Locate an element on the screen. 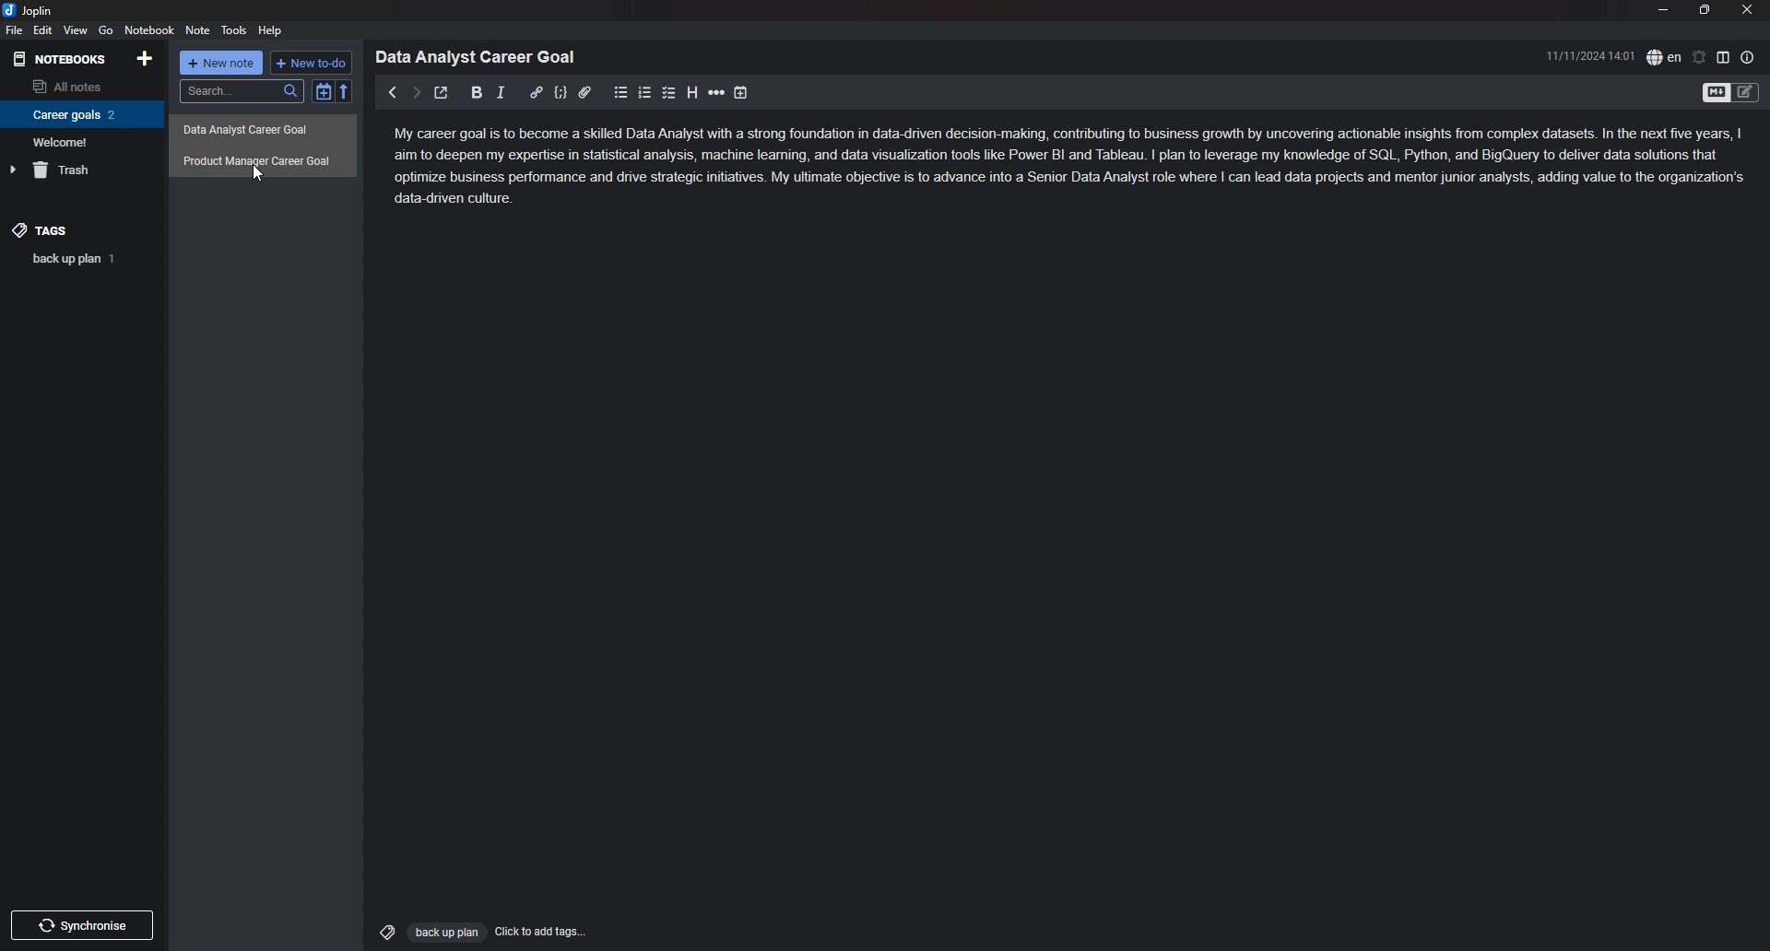  Data Analyst Career Goal is located at coordinates (482, 56).